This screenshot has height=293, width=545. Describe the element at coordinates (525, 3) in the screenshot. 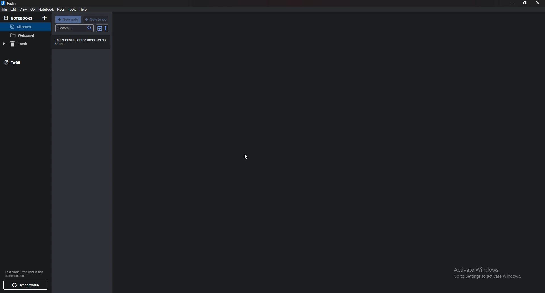

I see `resize` at that location.